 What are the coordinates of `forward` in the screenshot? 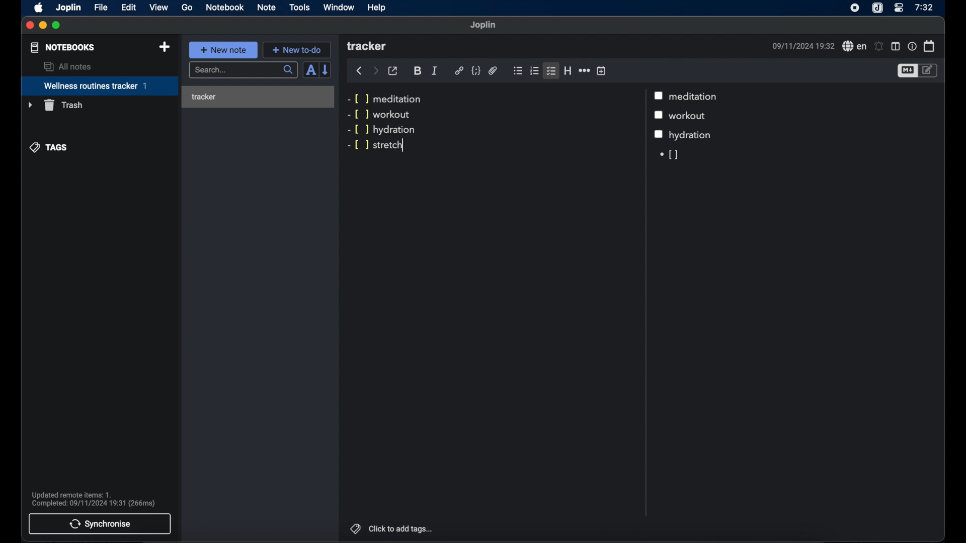 It's located at (375, 70).